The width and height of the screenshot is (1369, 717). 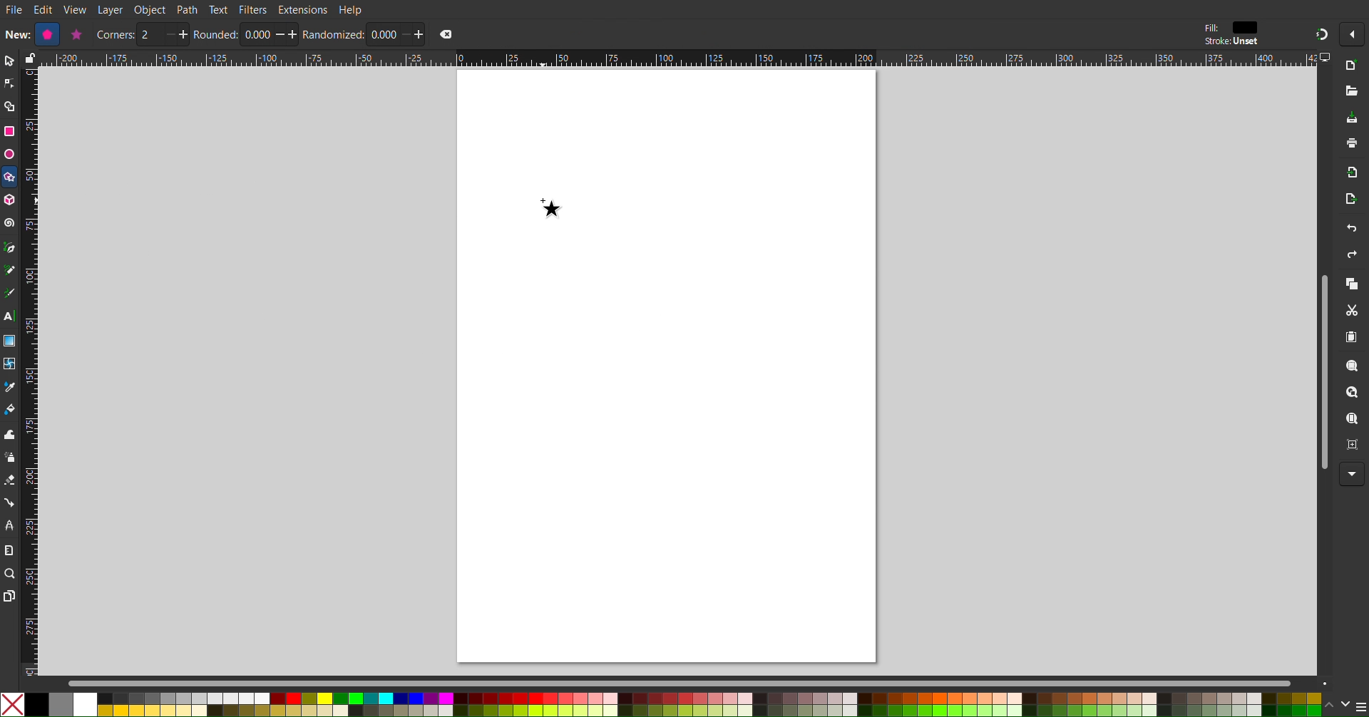 I want to click on Extensions, so click(x=302, y=10).